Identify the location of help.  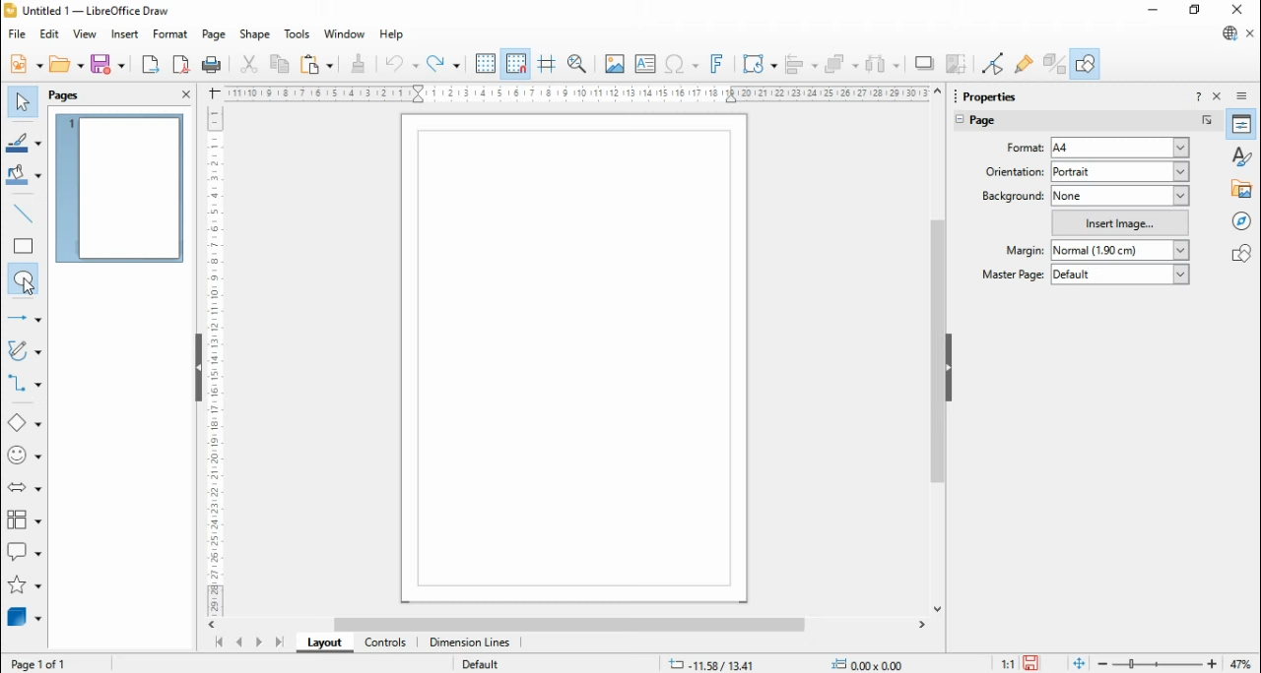
(392, 35).